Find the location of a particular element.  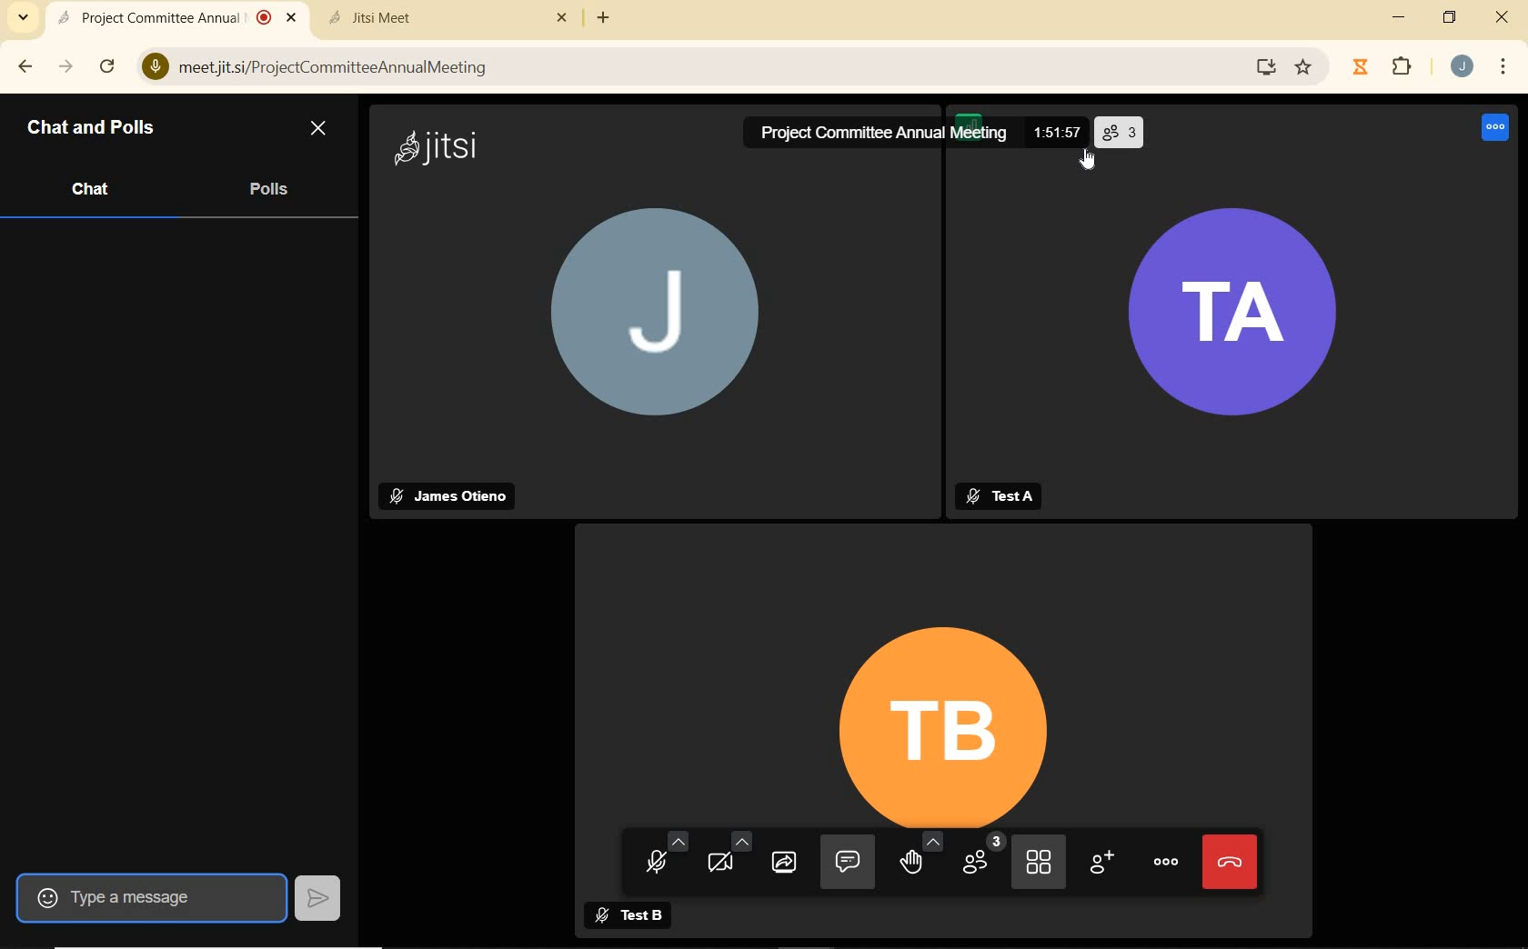

forward is located at coordinates (67, 65).